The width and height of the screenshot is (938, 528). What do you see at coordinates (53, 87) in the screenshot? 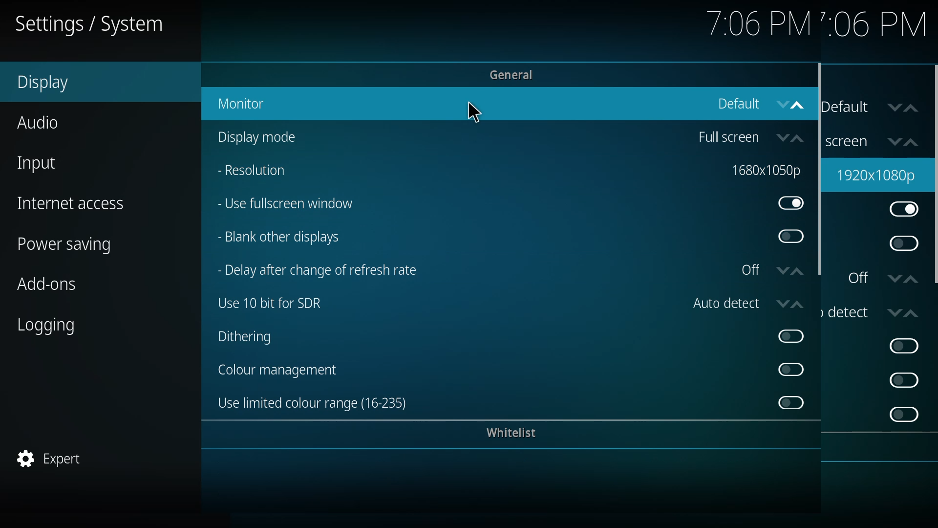
I see `display` at bounding box center [53, 87].